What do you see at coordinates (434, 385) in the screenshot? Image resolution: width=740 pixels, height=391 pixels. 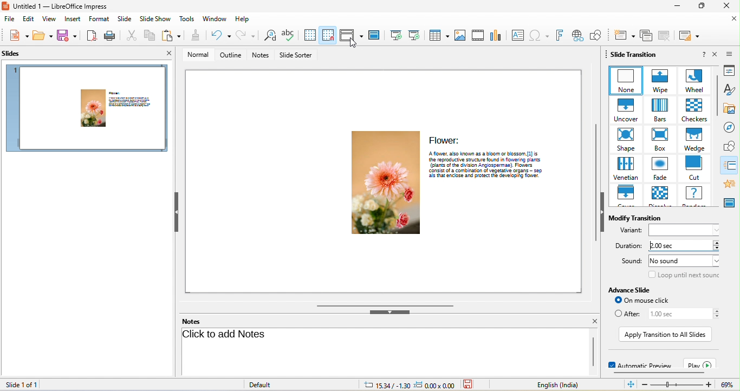 I see `0.00x0.00` at bounding box center [434, 385].